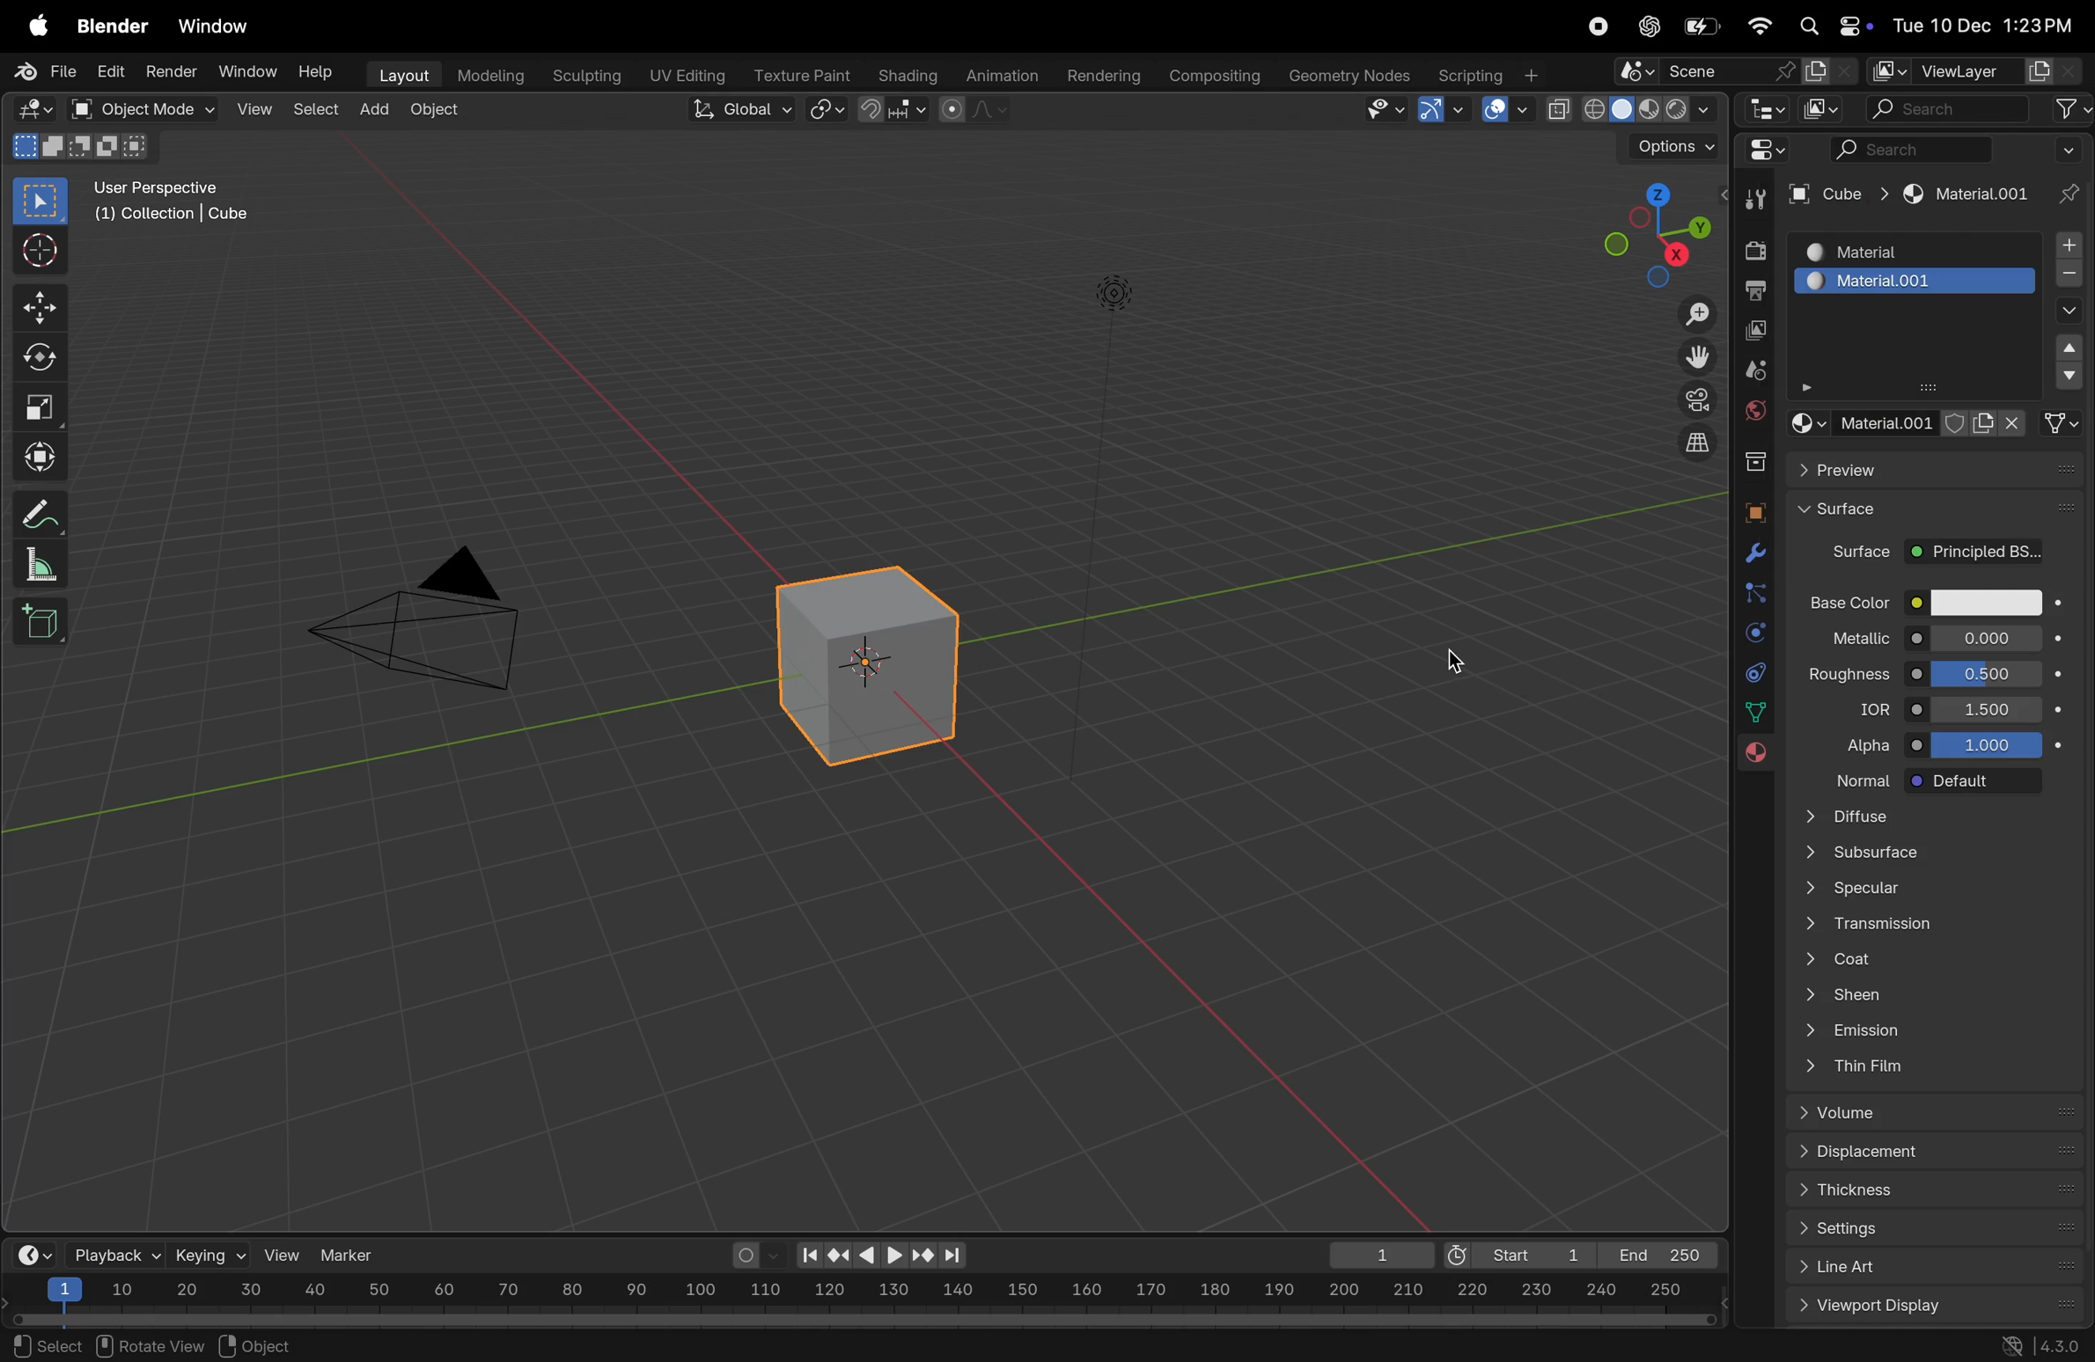 The height and width of the screenshot is (1362, 2095). What do you see at coordinates (1929, 890) in the screenshot?
I see `specular` at bounding box center [1929, 890].